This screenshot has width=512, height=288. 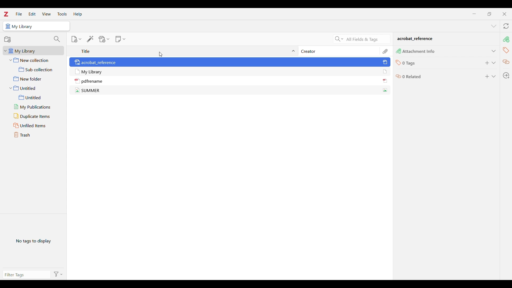 What do you see at coordinates (506, 62) in the screenshot?
I see `Related` at bounding box center [506, 62].